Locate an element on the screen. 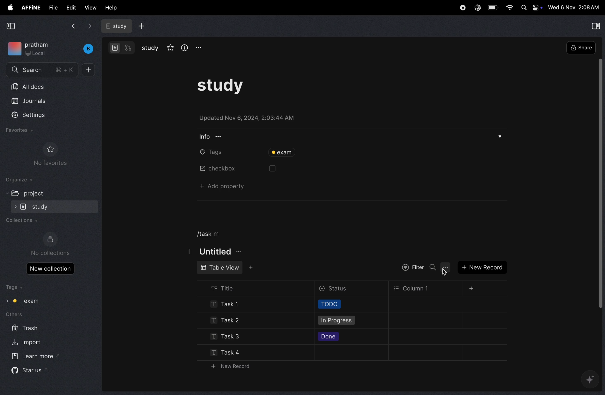 The width and height of the screenshot is (605, 395). task 3 is located at coordinates (223, 337).